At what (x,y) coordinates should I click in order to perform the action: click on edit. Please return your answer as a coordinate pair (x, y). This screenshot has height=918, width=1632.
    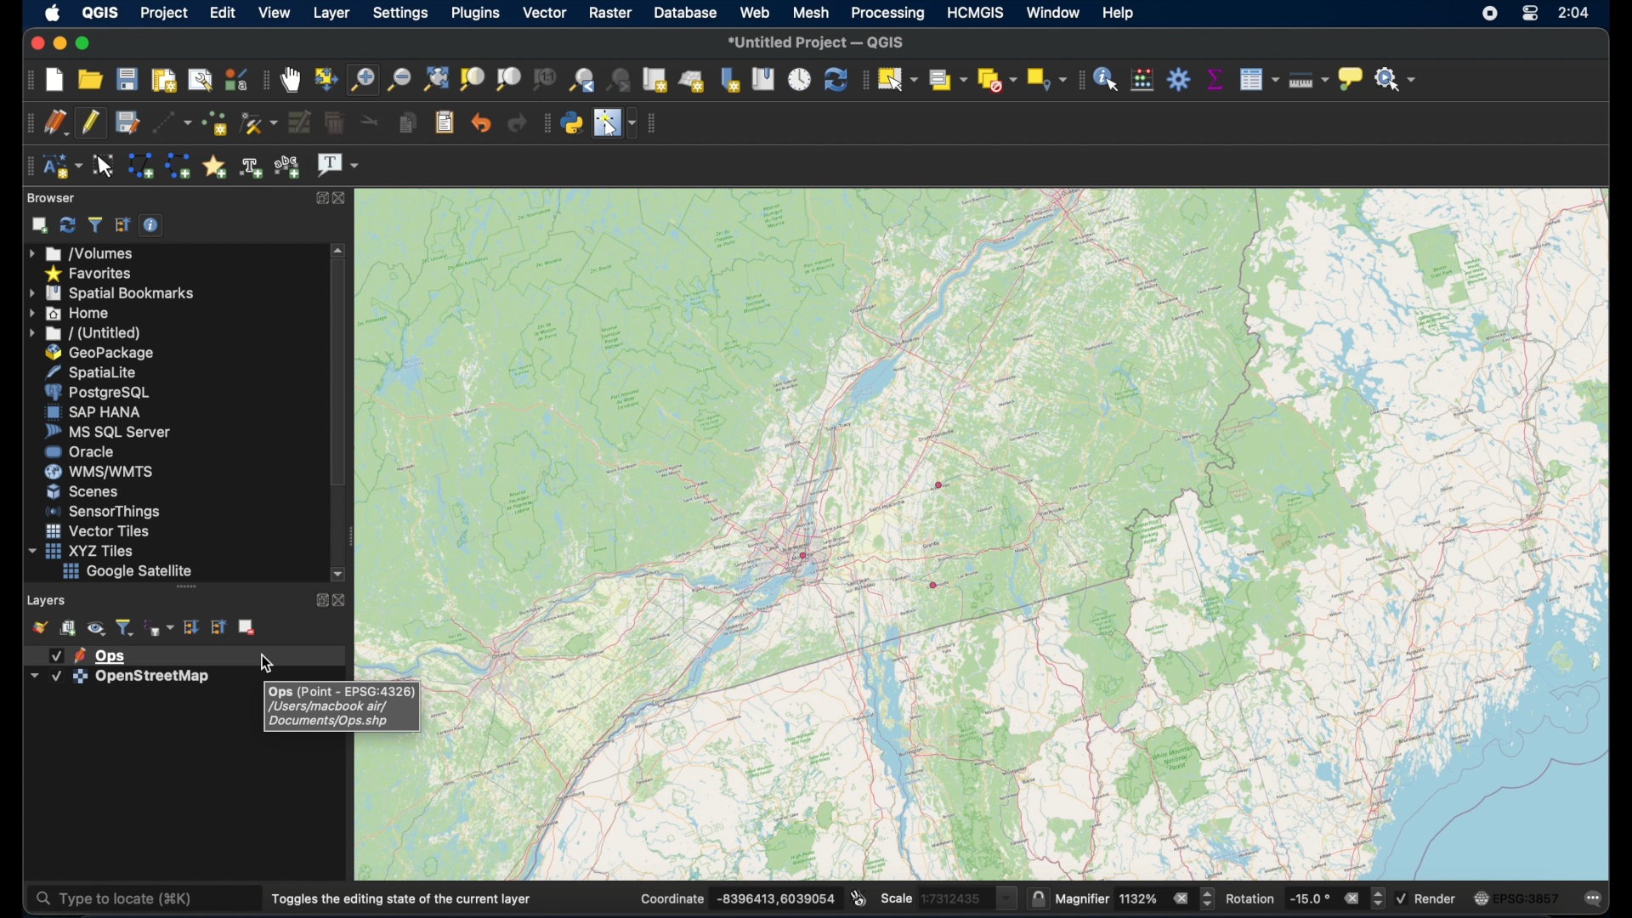
    Looking at the image, I should click on (223, 14).